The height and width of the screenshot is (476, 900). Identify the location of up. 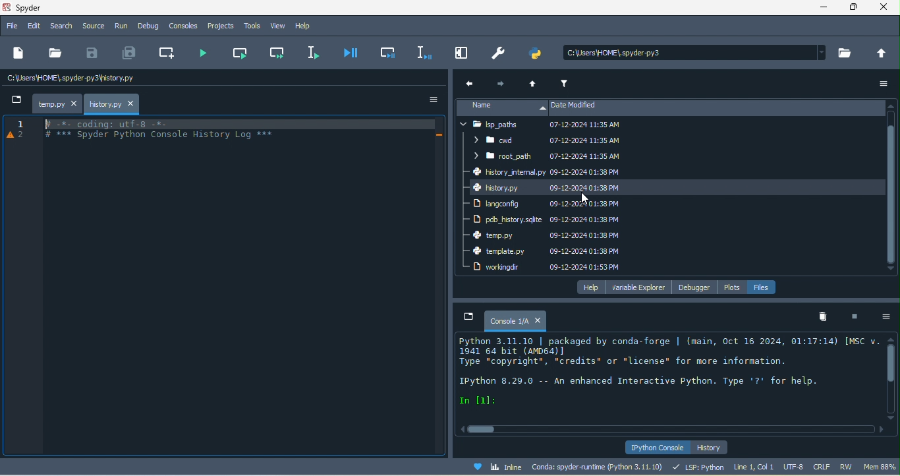
(535, 84).